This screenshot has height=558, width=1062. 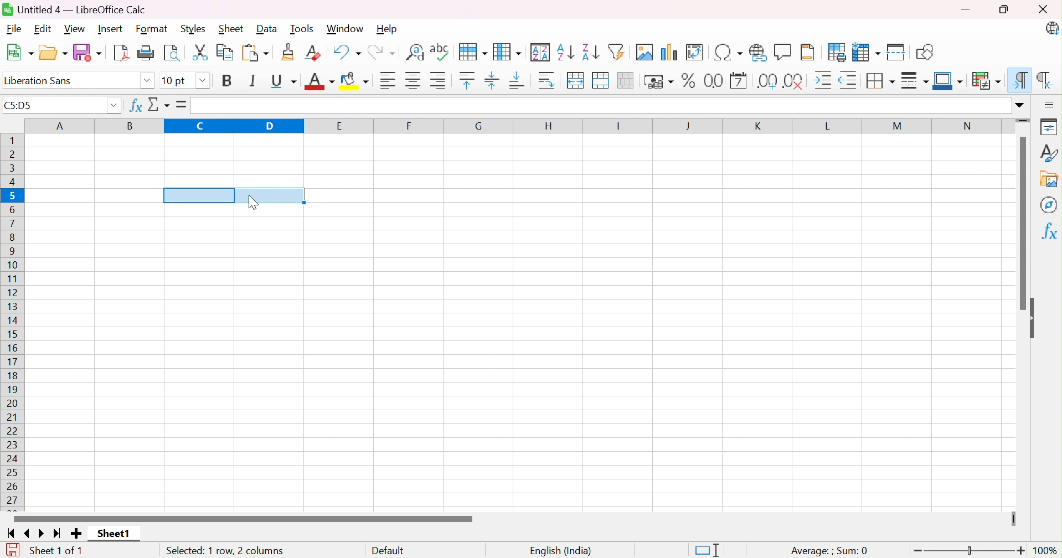 I want to click on Define Print Area, so click(x=837, y=52).